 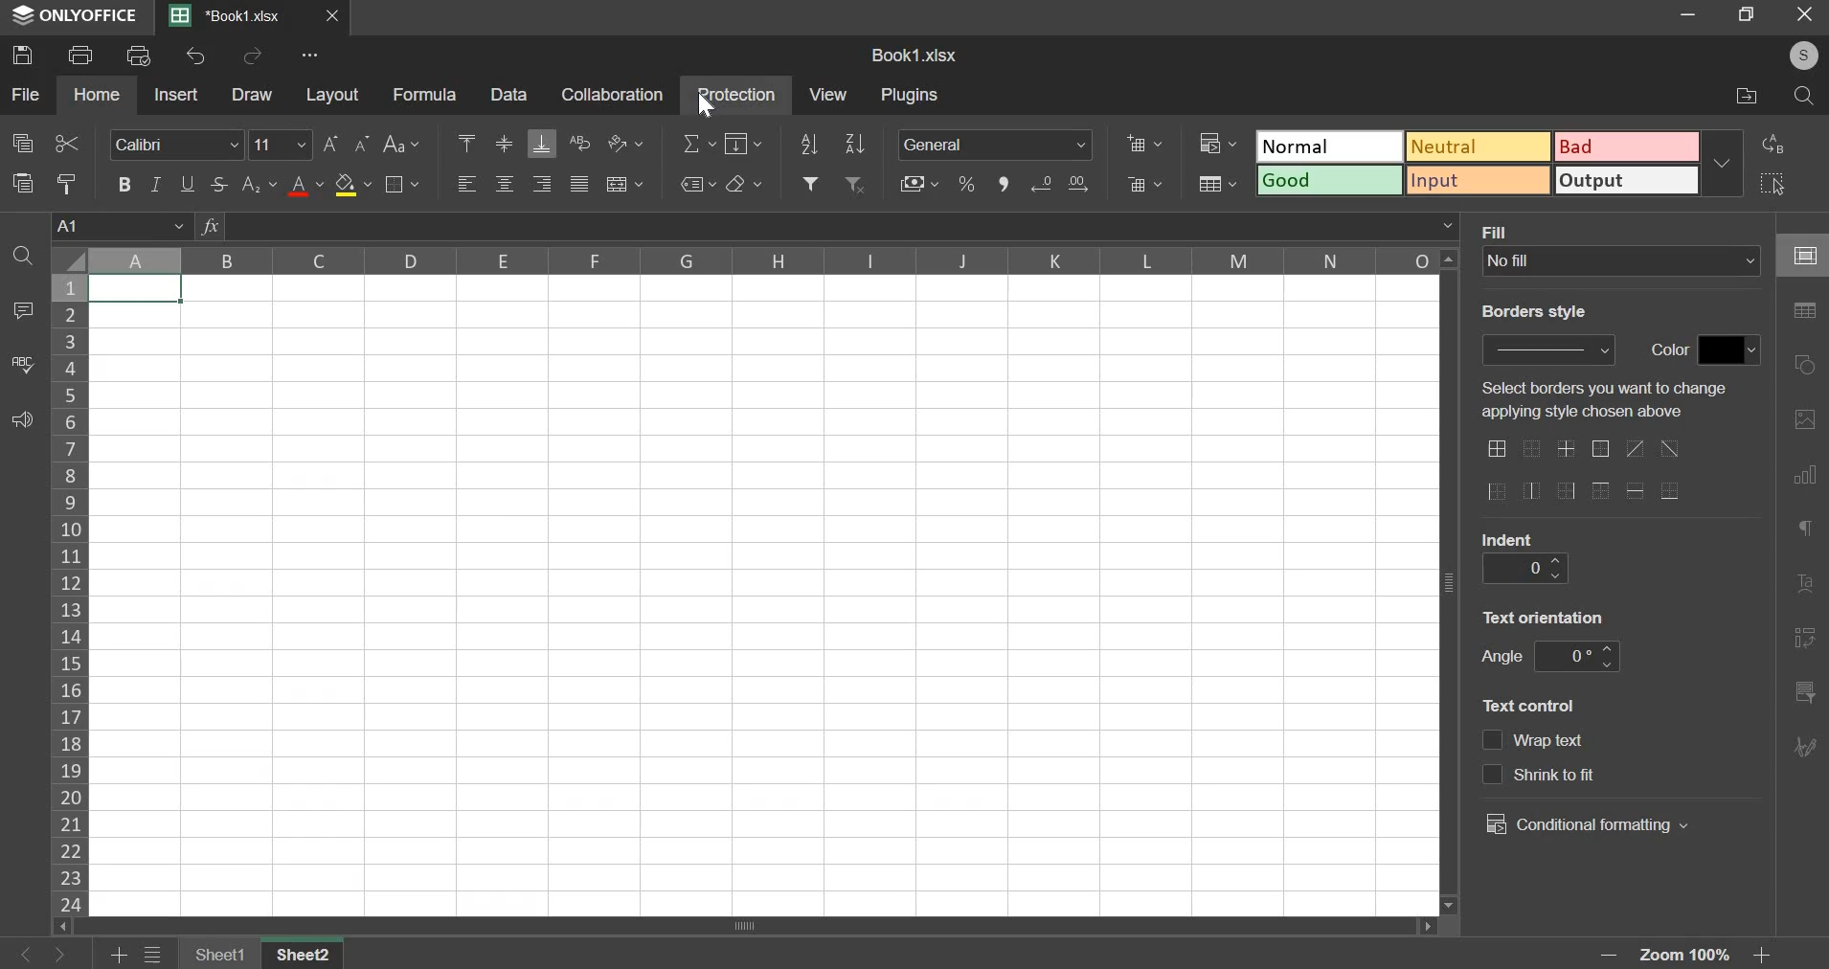 I want to click on text control, so click(x=1553, y=742).